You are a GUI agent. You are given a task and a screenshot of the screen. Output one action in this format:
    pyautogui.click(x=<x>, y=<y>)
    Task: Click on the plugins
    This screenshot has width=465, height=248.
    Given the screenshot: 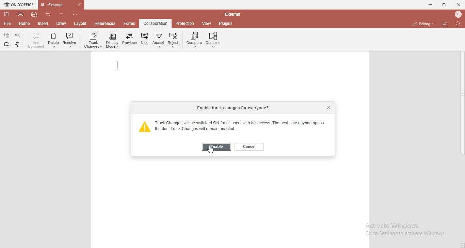 What is the action you would take?
    pyautogui.click(x=226, y=24)
    